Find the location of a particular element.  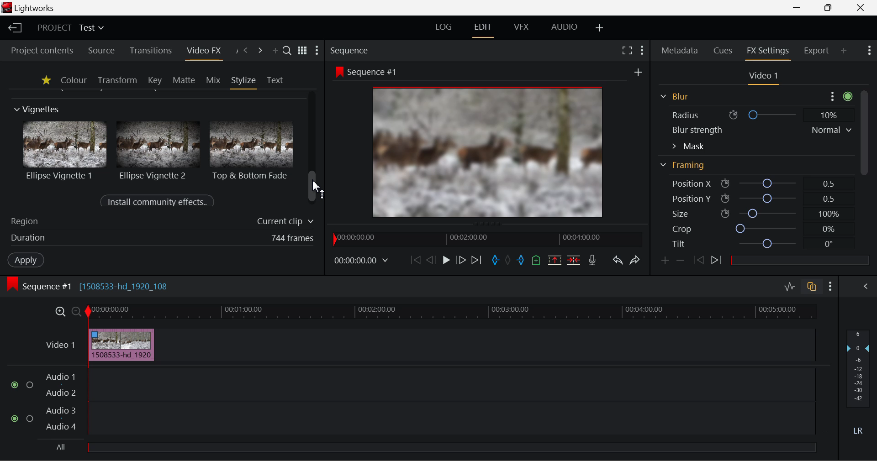

Undo is located at coordinates (617, 259).